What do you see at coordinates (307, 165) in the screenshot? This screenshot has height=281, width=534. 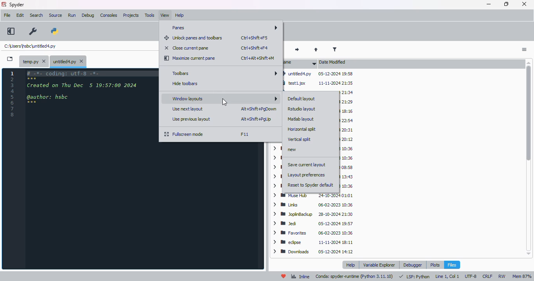 I see `save current layout` at bounding box center [307, 165].